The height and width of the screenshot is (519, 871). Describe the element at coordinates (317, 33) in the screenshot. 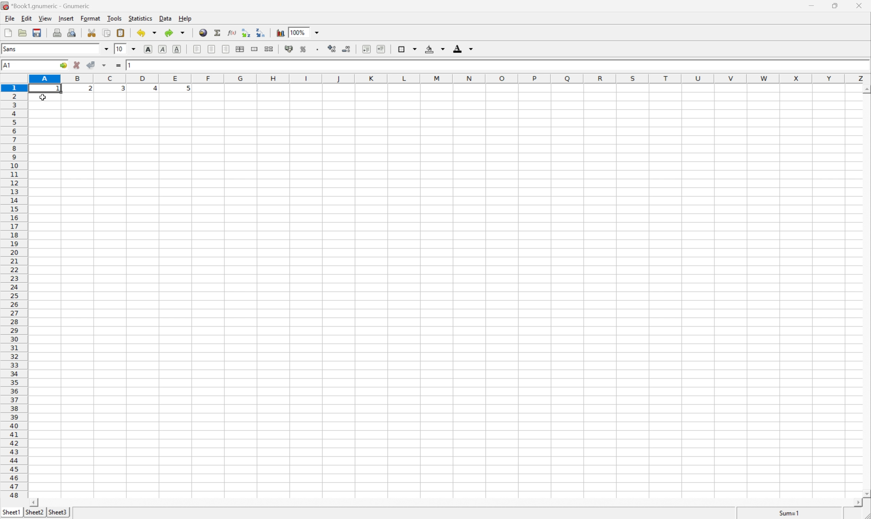

I see `drop down` at that location.